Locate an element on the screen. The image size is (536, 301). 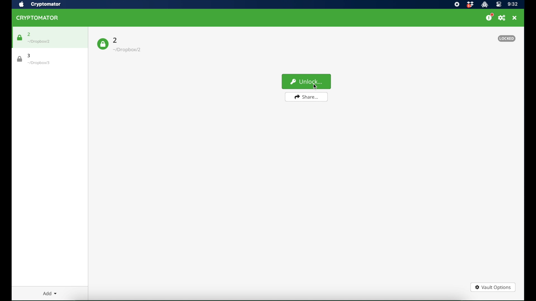
lock icon is located at coordinates (103, 44).